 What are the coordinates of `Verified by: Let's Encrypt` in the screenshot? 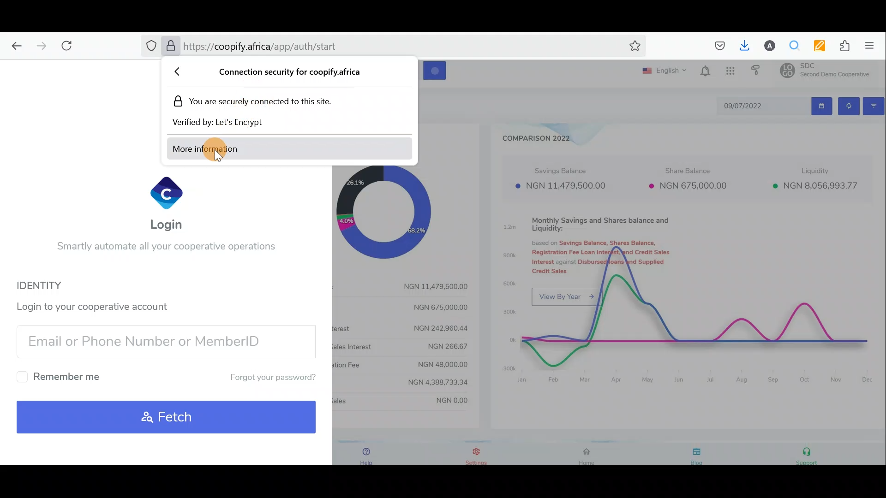 It's located at (225, 122).